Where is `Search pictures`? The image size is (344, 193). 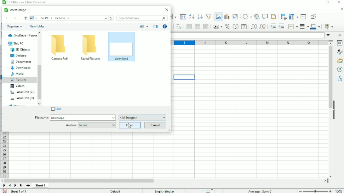
Search pictures is located at coordinates (142, 18).